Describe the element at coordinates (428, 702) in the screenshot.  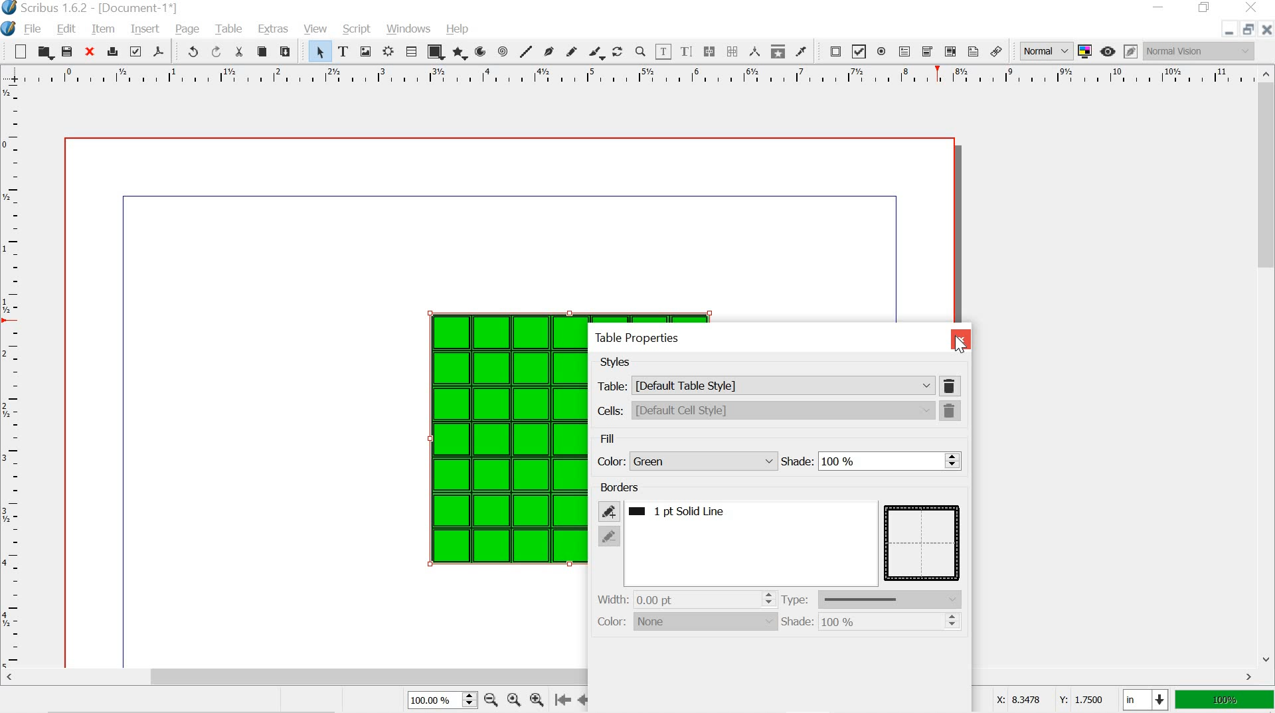
I see `100.00%` at that location.